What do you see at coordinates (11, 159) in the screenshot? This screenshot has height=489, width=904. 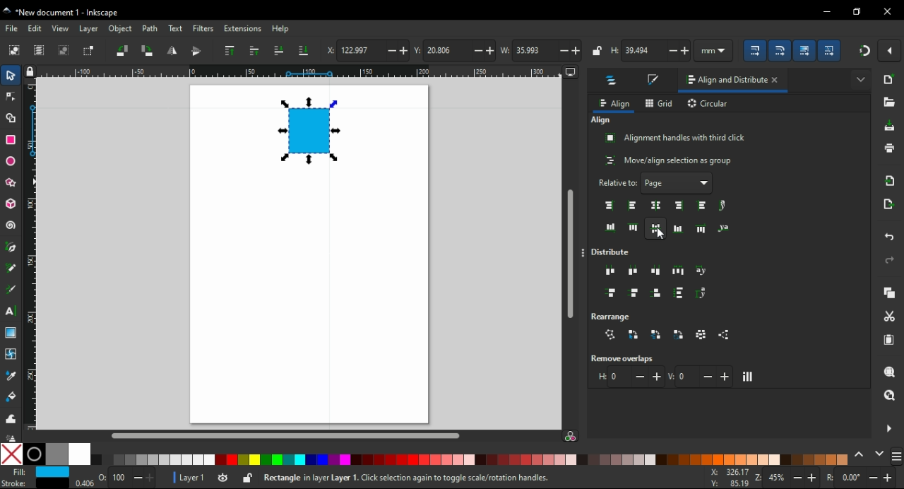 I see `ellipse/arc tool` at bounding box center [11, 159].